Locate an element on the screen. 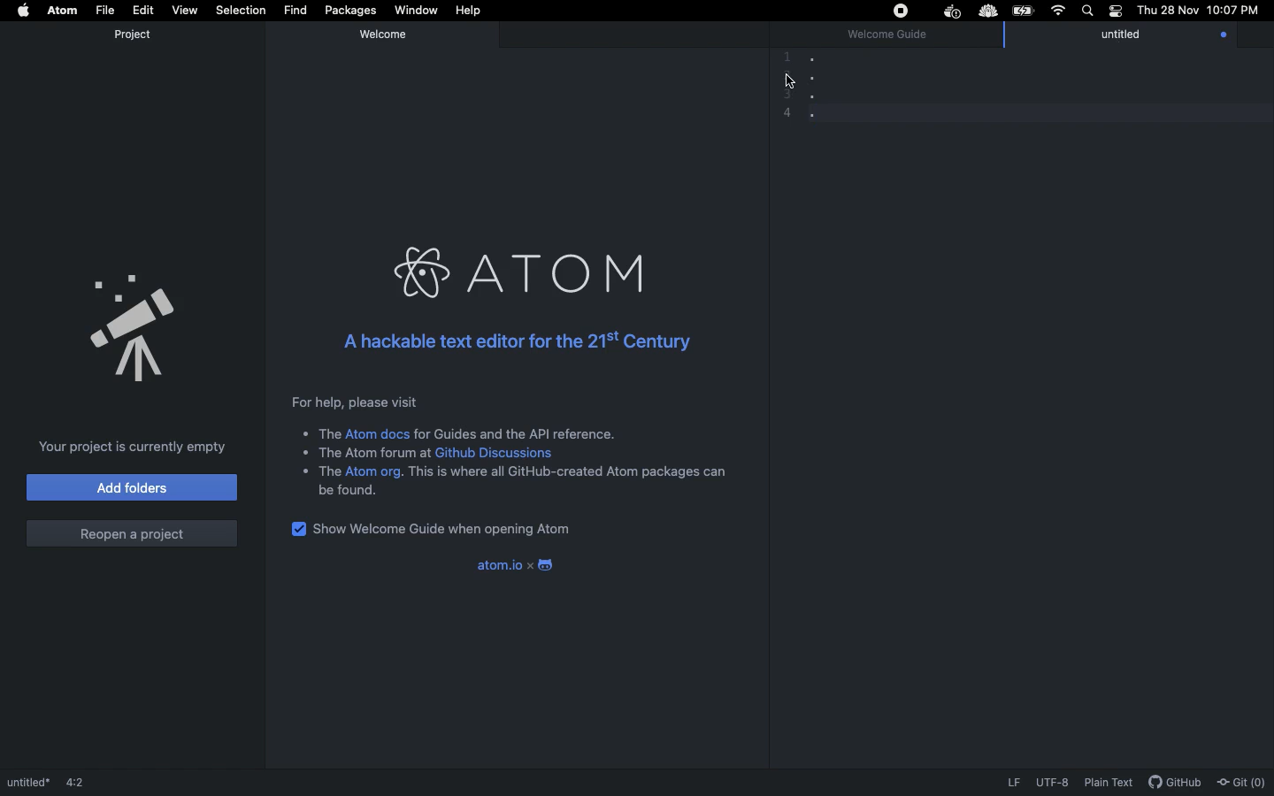  Edit is located at coordinates (142, 10).